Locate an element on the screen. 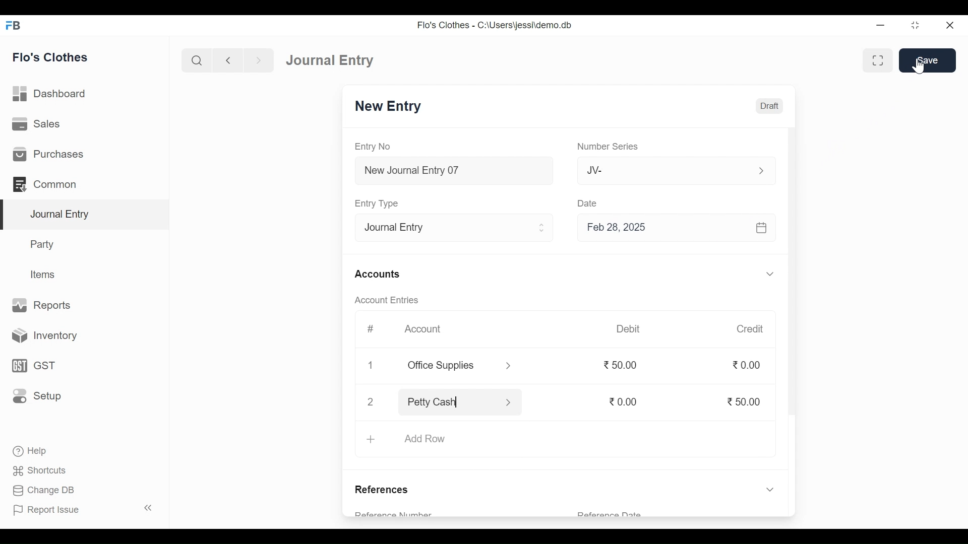 This screenshot has height=544, width=968. Entry Type is located at coordinates (446, 228).